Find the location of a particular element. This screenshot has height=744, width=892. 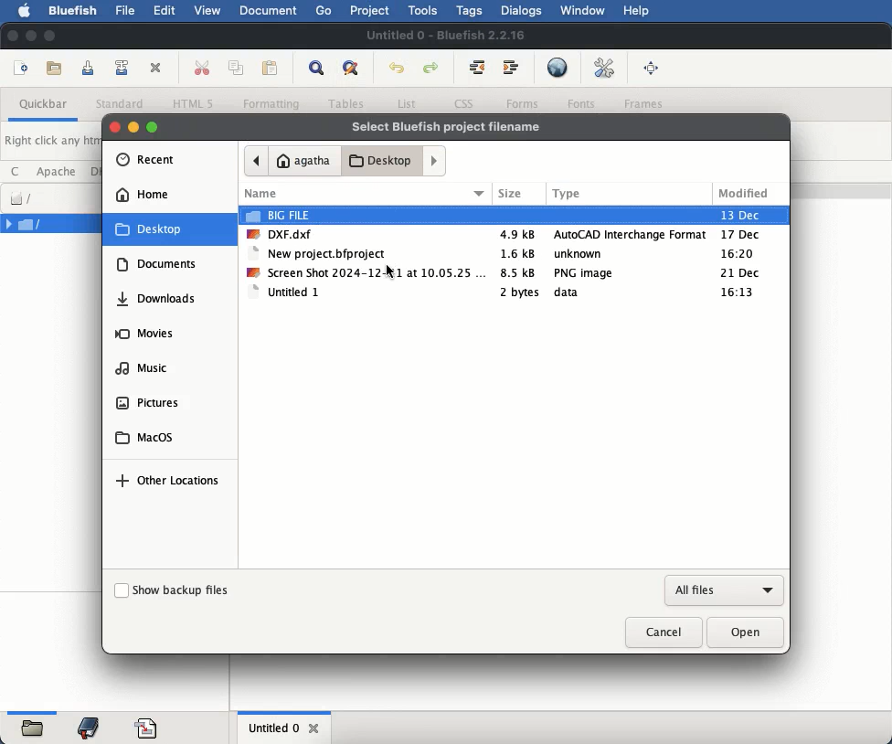

preview in browser is located at coordinates (557, 67).